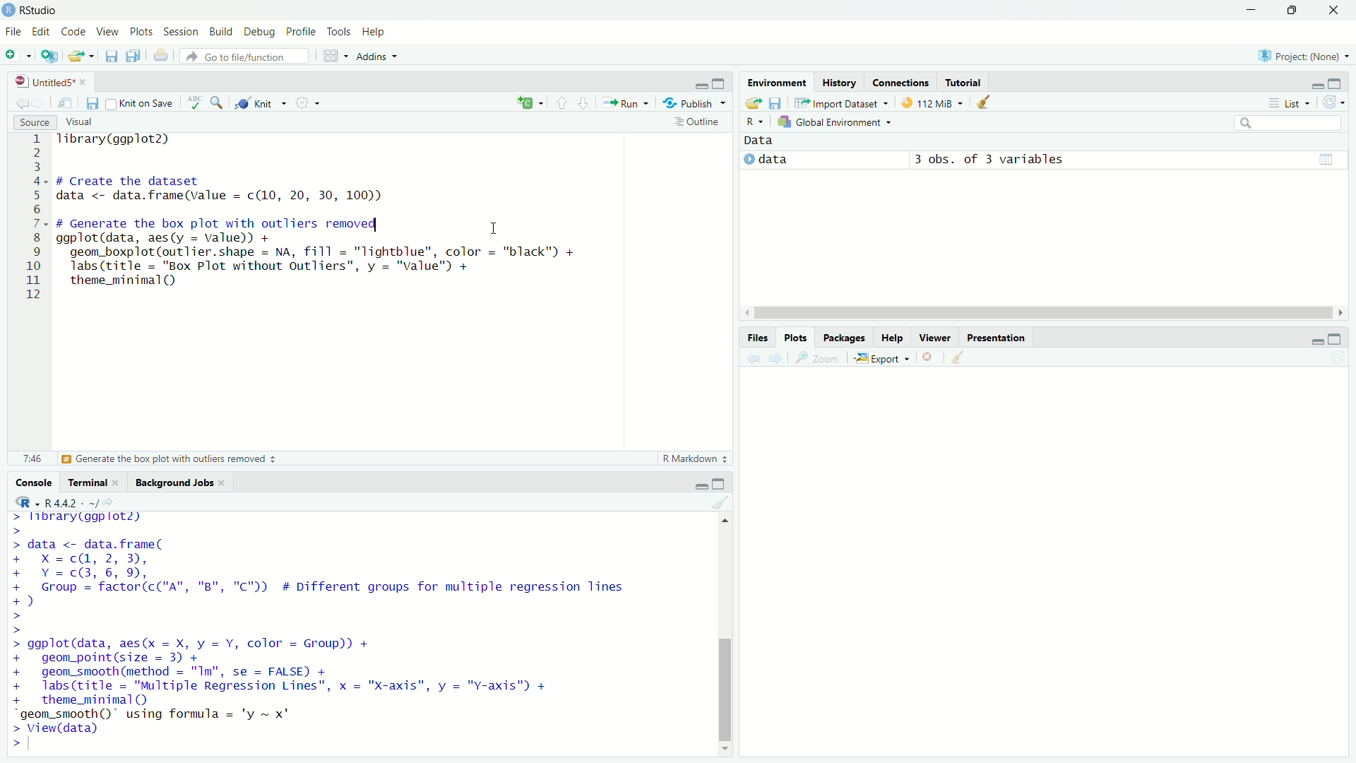  Describe the element at coordinates (1327, 156) in the screenshot. I see `view` at that location.